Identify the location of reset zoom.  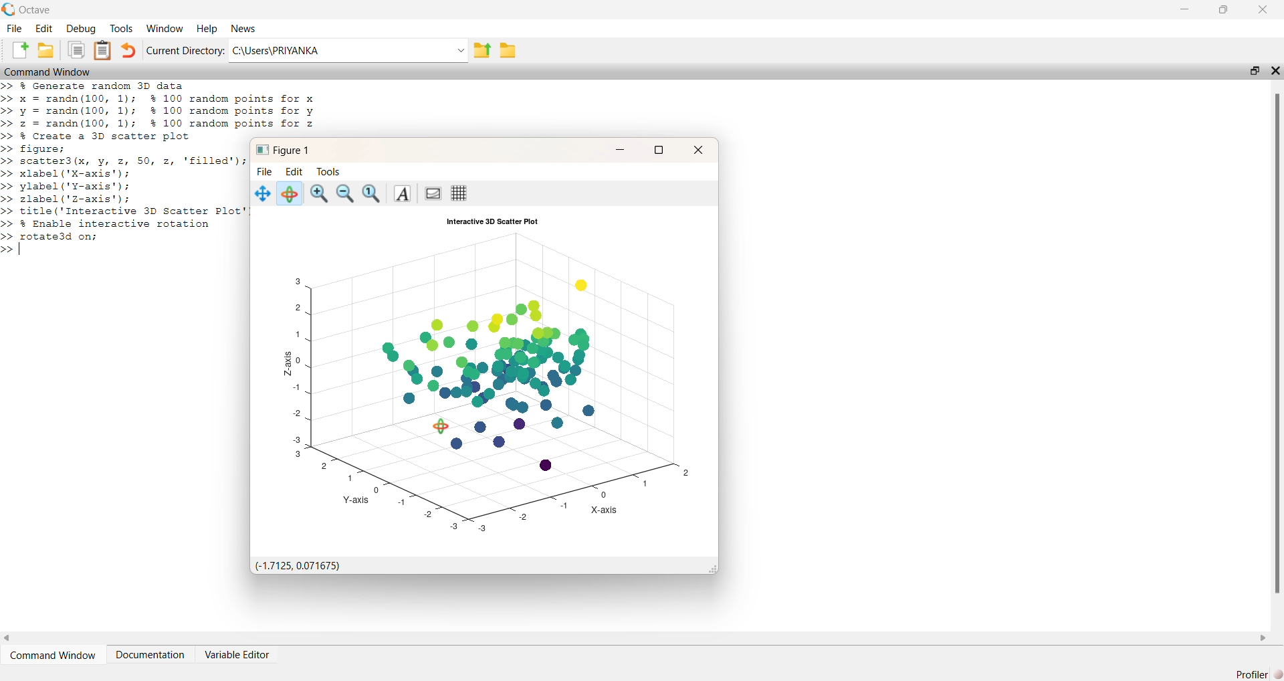
(372, 194).